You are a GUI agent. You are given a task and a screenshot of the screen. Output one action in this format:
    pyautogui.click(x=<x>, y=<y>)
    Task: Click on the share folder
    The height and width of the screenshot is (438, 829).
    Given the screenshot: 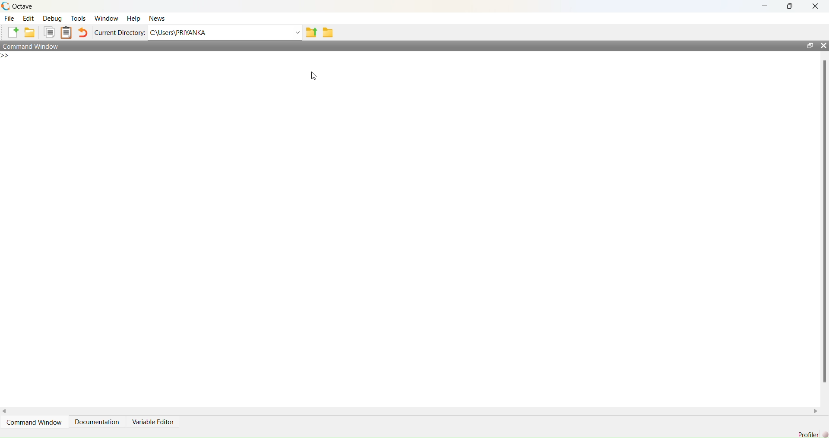 What is the action you would take?
    pyautogui.click(x=312, y=32)
    